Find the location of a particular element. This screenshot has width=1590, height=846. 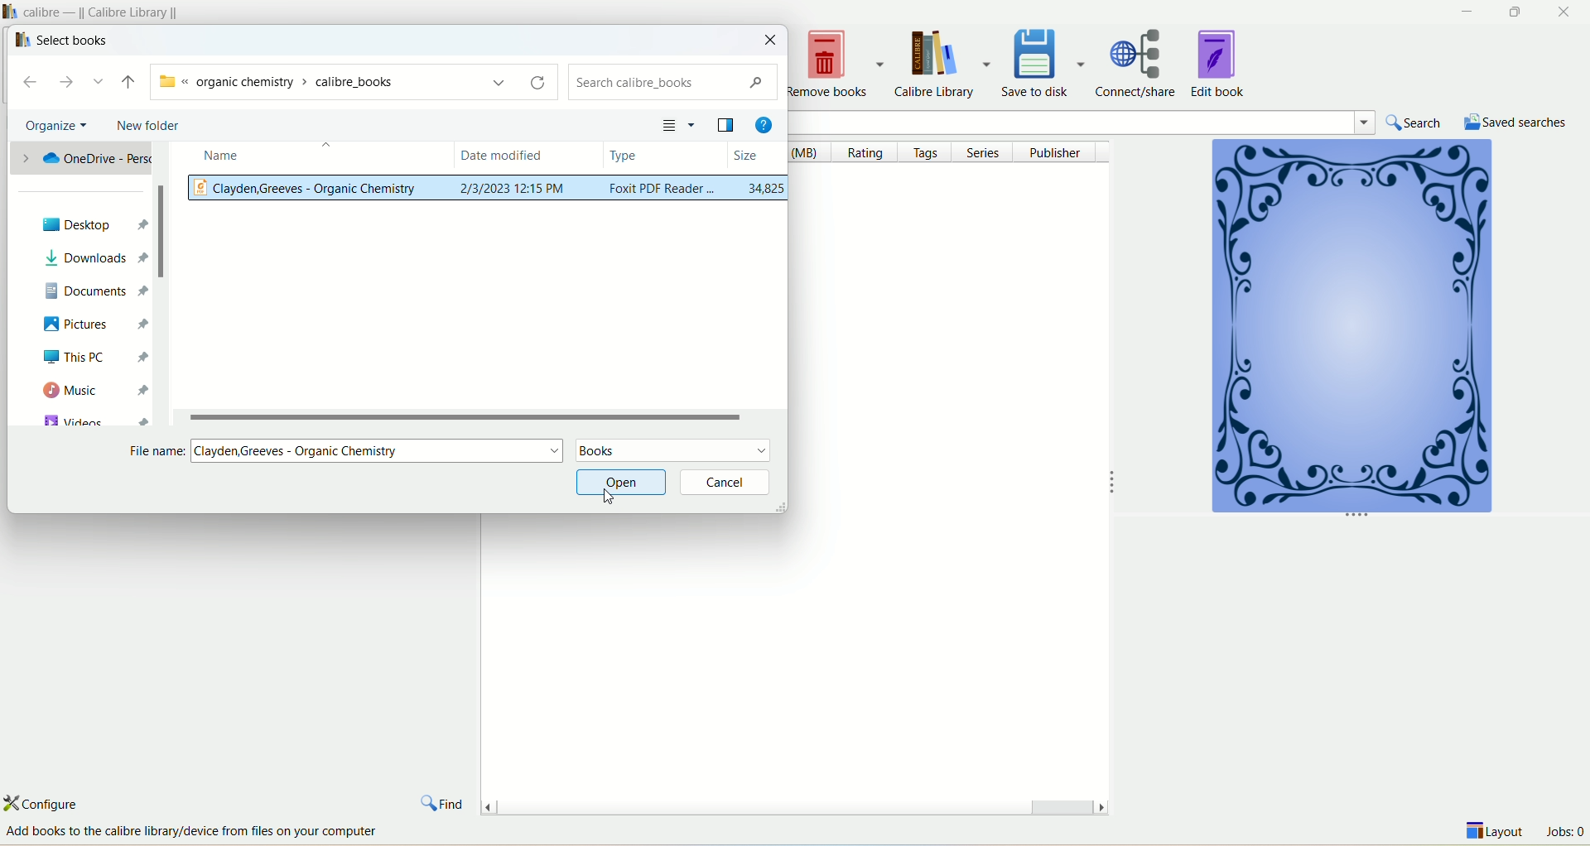

help is located at coordinates (763, 121).